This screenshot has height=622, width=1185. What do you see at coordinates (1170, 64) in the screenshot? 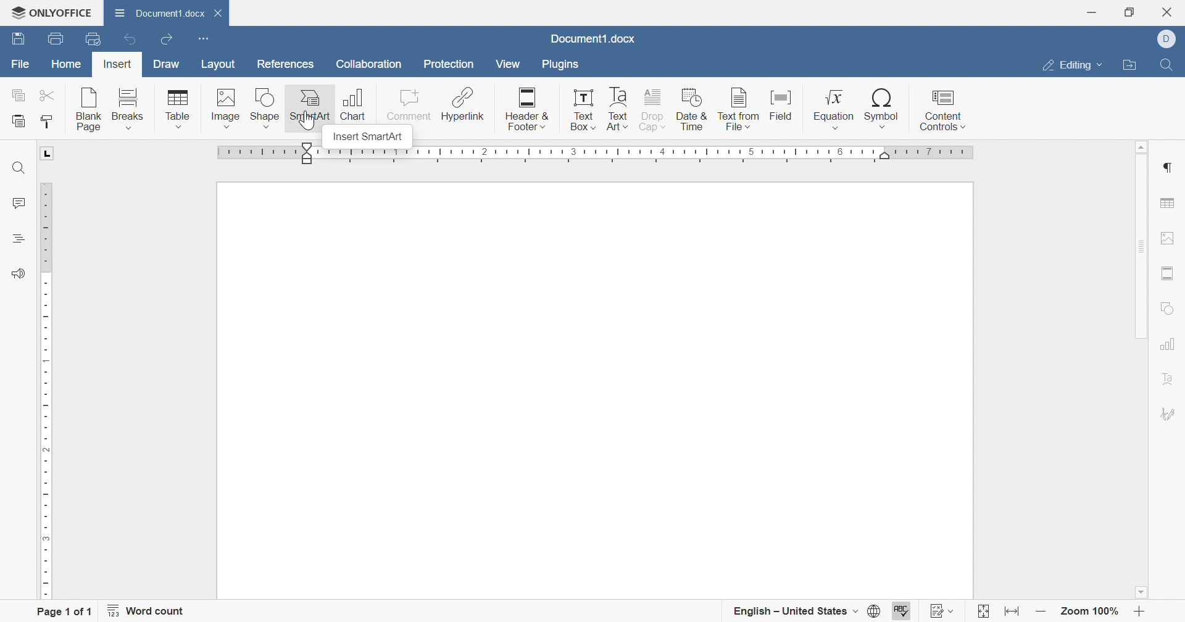
I see `Find` at bounding box center [1170, 64].